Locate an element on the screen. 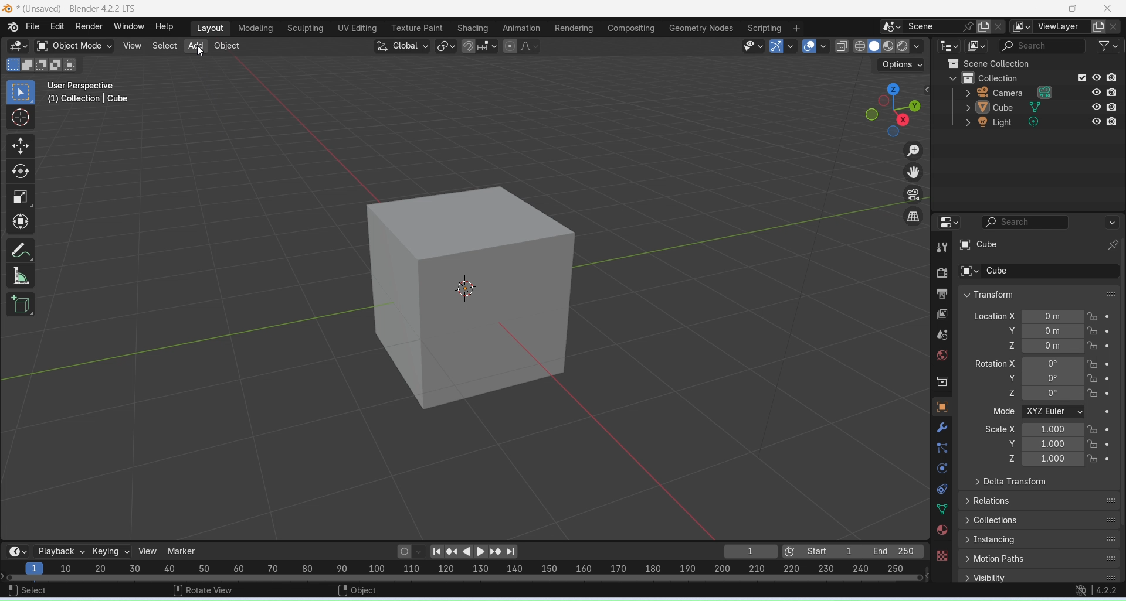 Image resolution: width=1126 pixels, height=601 pixels. ViewLayer is located at coordinates (1060, 27).